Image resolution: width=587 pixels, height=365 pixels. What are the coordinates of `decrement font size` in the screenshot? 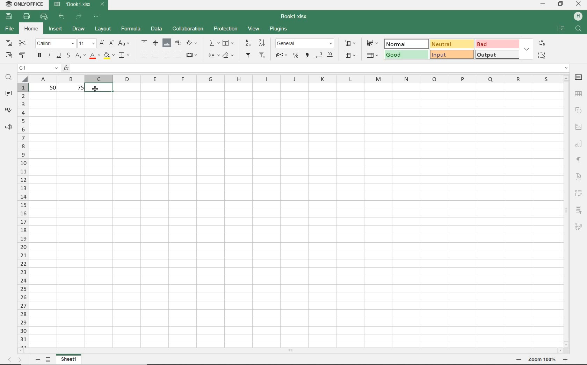 It's located at (111, 43).